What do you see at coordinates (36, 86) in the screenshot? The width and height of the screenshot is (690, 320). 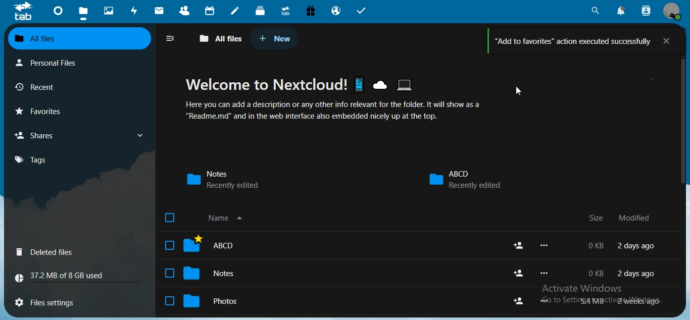 I see `recent` at bounding box center [36, 86].